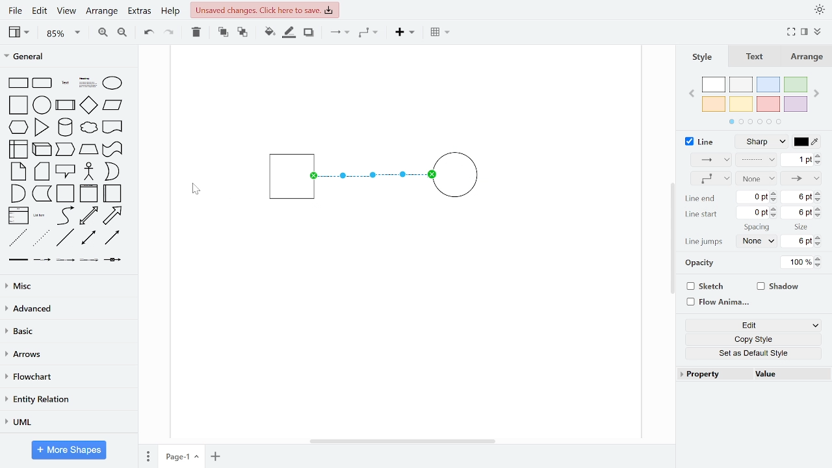  Describe the element at coordinates (372, 32) in the screenshot. I see `waypoints` at that location.